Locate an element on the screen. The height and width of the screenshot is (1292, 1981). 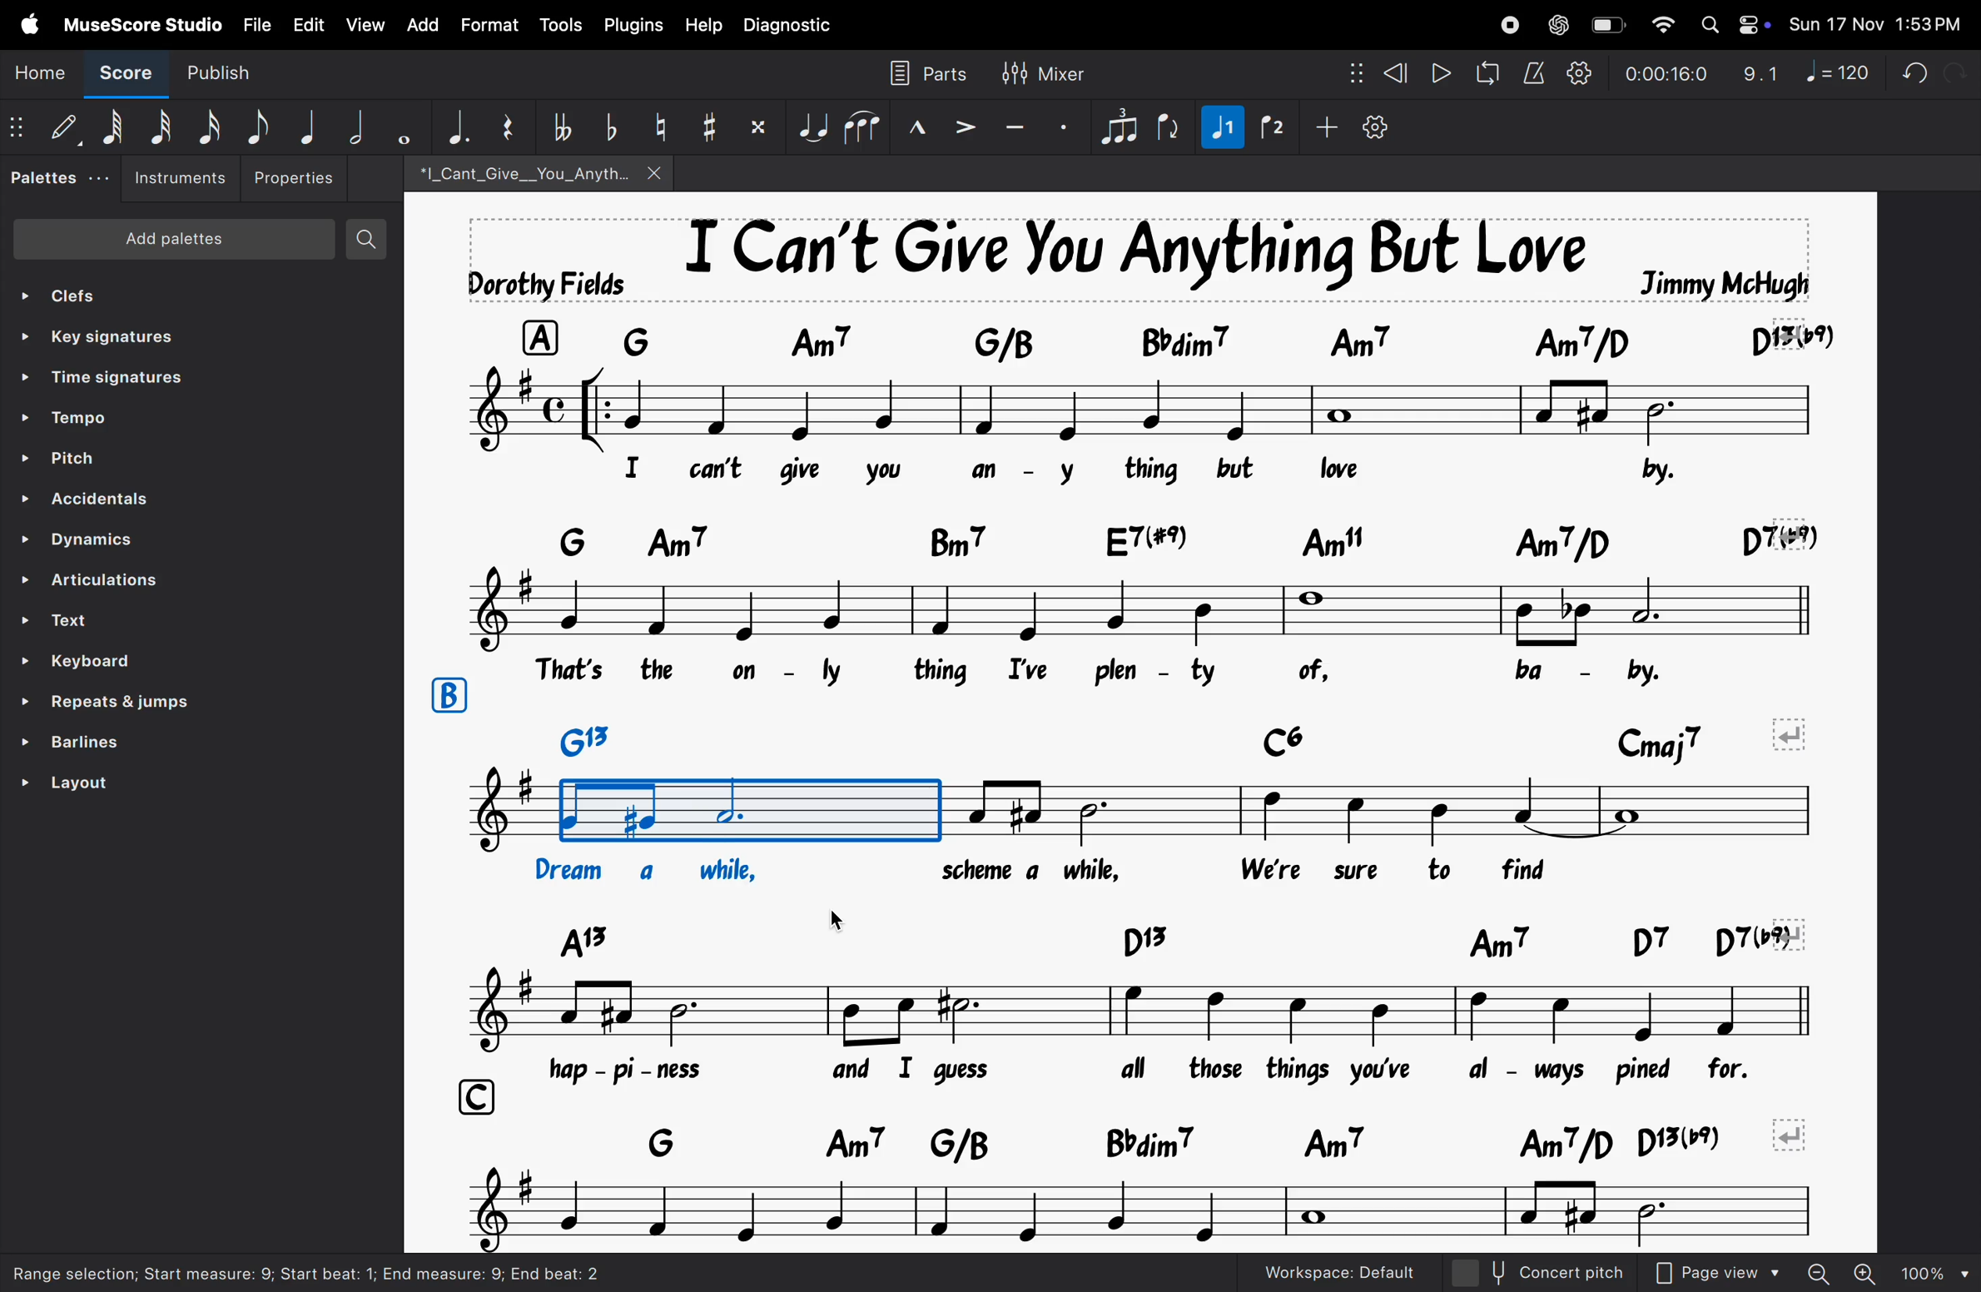
notes is located at coordinates (1132, 606).